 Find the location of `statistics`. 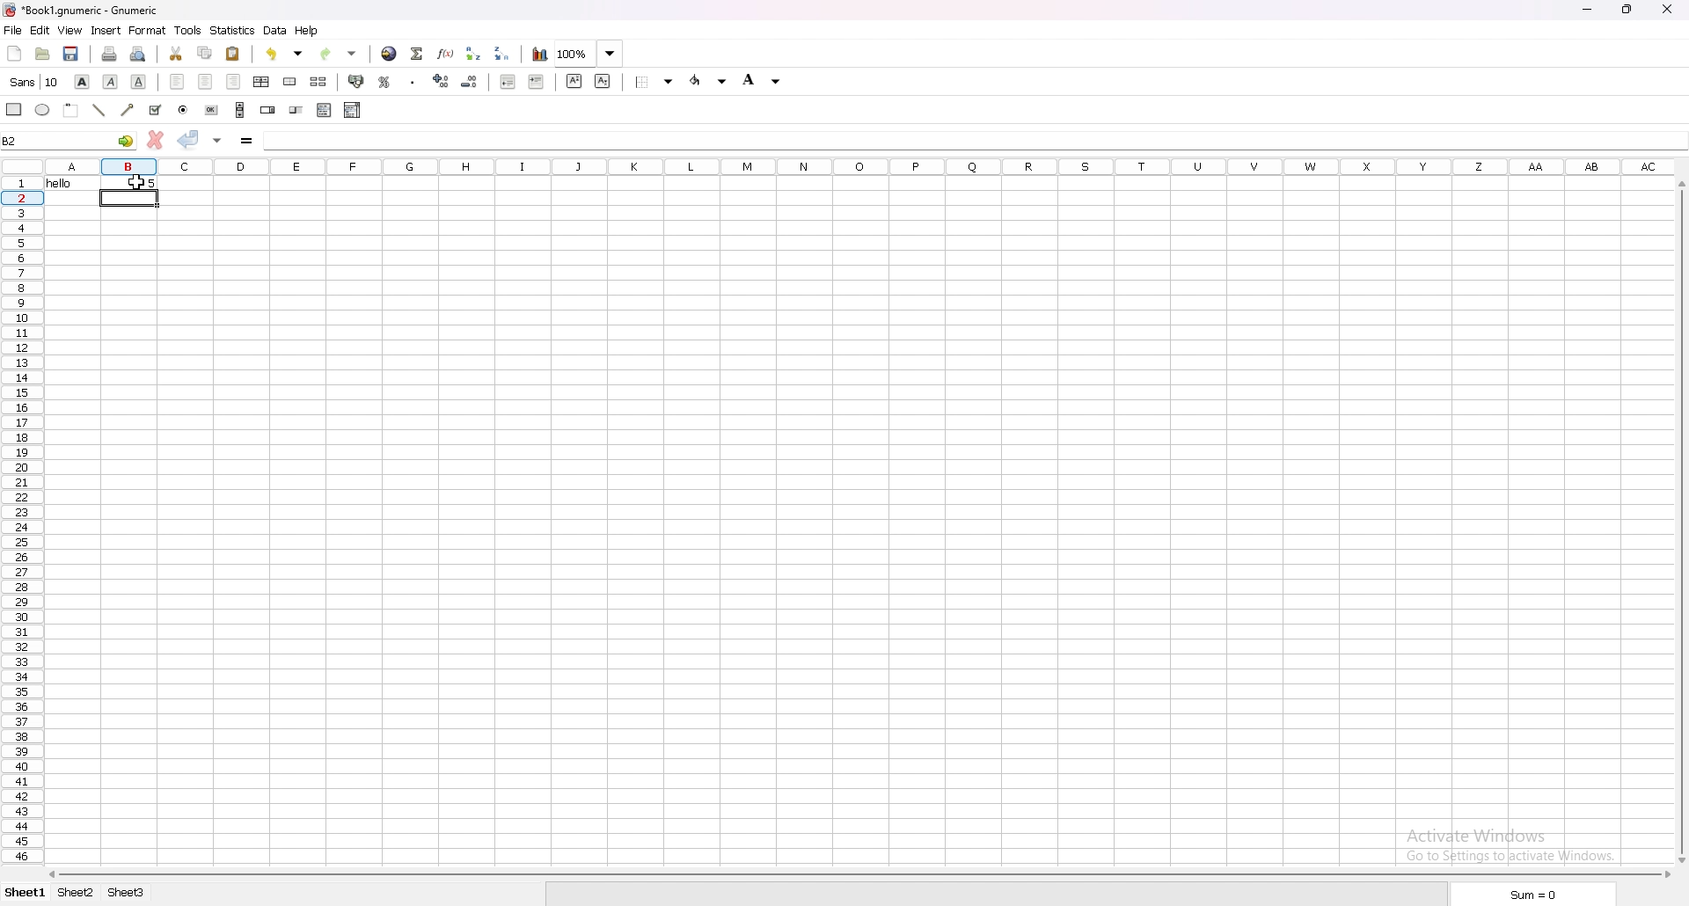

statistics is located at coordinates (233, 31).